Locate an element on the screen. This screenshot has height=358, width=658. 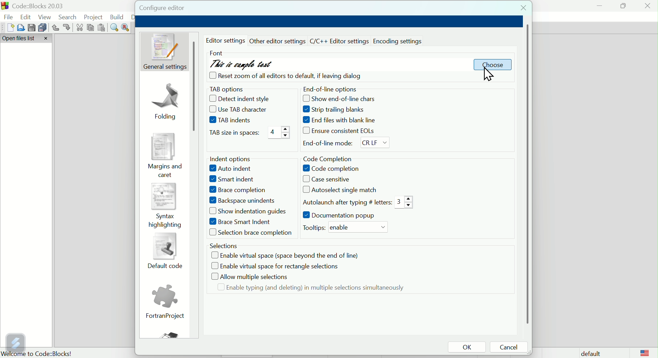
Auto launch after typing # letters: 3 is located at coordinates (346, 202).